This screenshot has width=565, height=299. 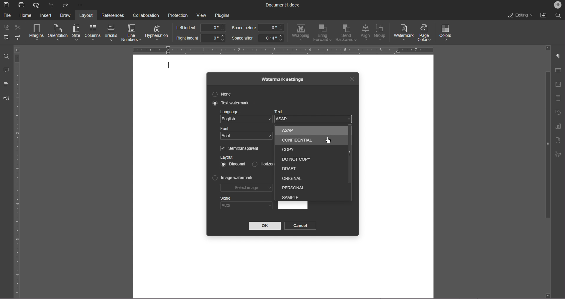 What do you see at coordinates (558, 154) in the screenshot?
I see `Signature` at bounding box center [558, 154].